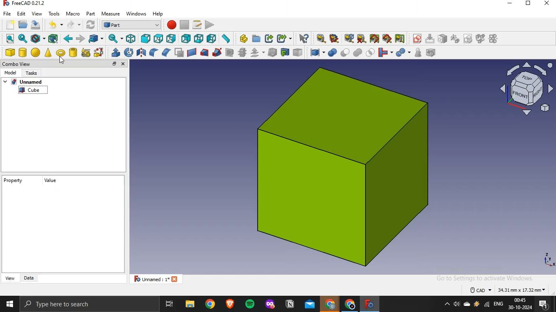  Describe the element at coordinates (131, 25) in the screenshot. I see `workbench` at that location.